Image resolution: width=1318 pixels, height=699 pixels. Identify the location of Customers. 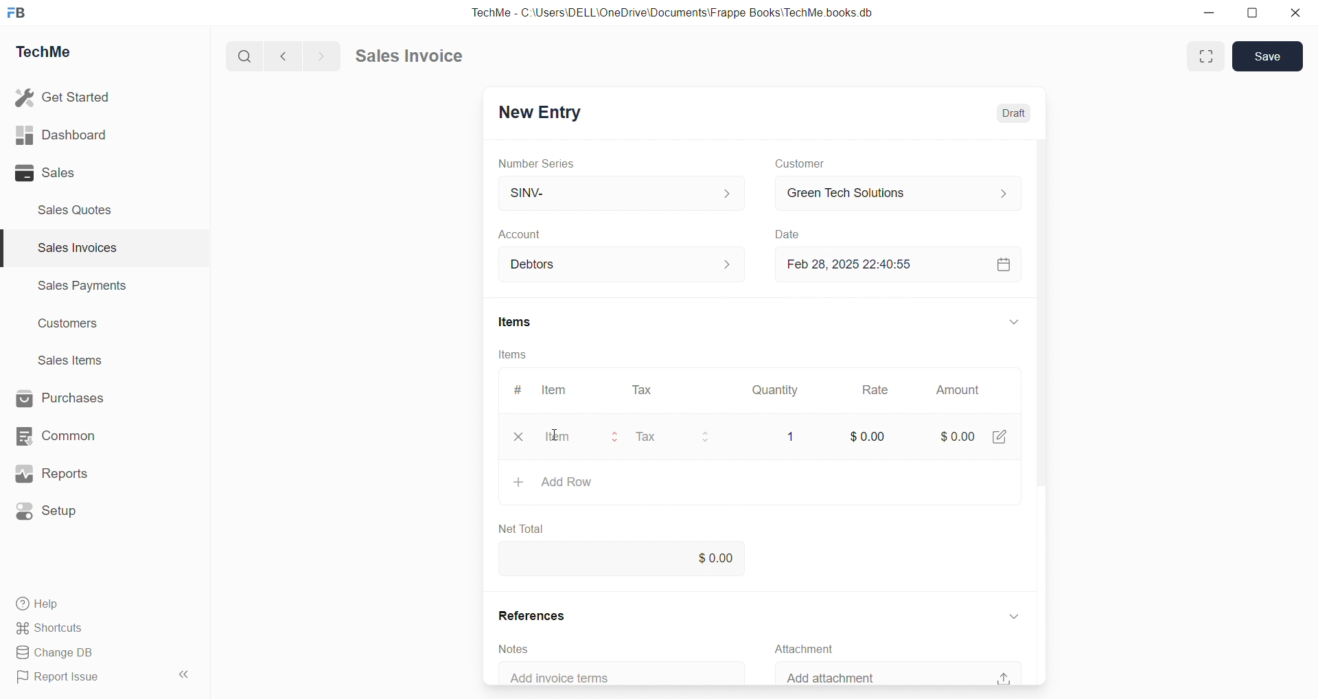
(70, 325).